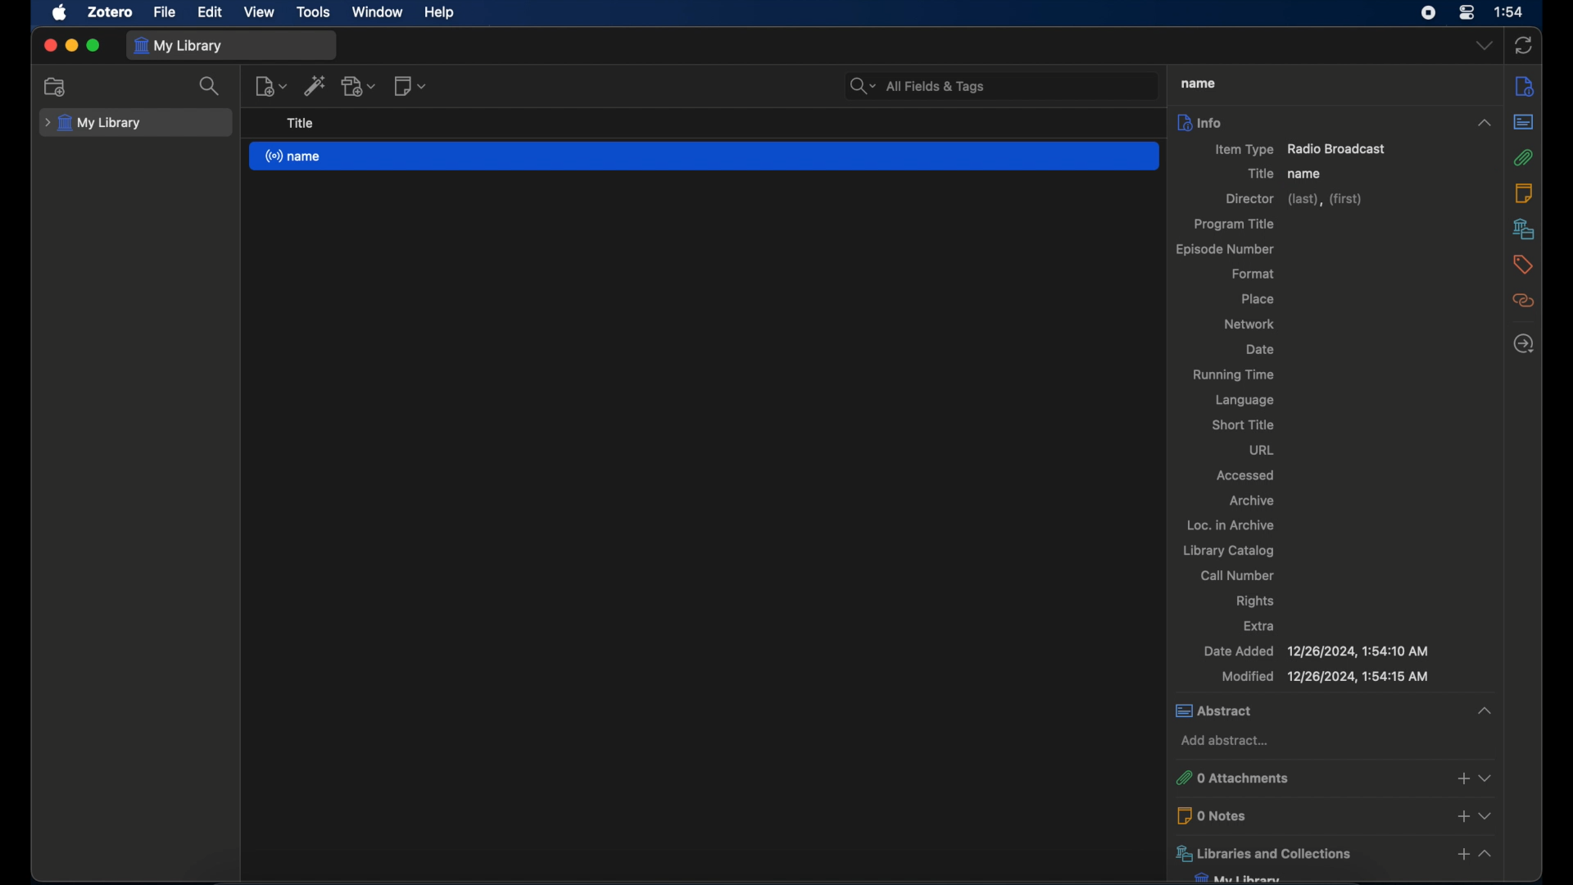 The image size is (1573, 885). What do you see at coordinates (1228, 742) in the screenshot?
I see `add abstract` at bounding box center [1228, 742].